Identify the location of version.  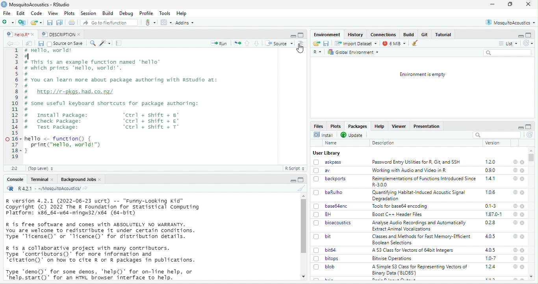
(492, 143).